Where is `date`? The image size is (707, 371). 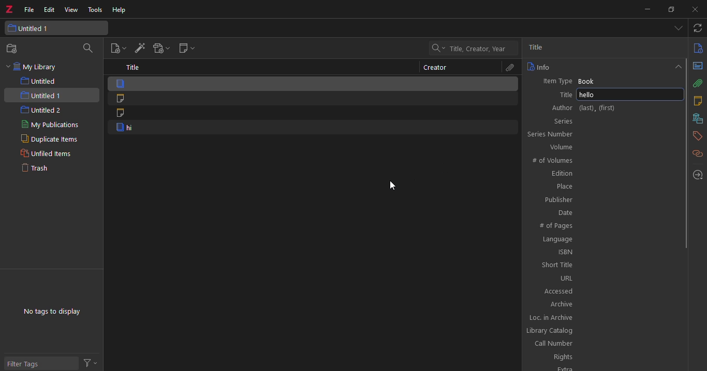
date is located at coordinates (605, 212).